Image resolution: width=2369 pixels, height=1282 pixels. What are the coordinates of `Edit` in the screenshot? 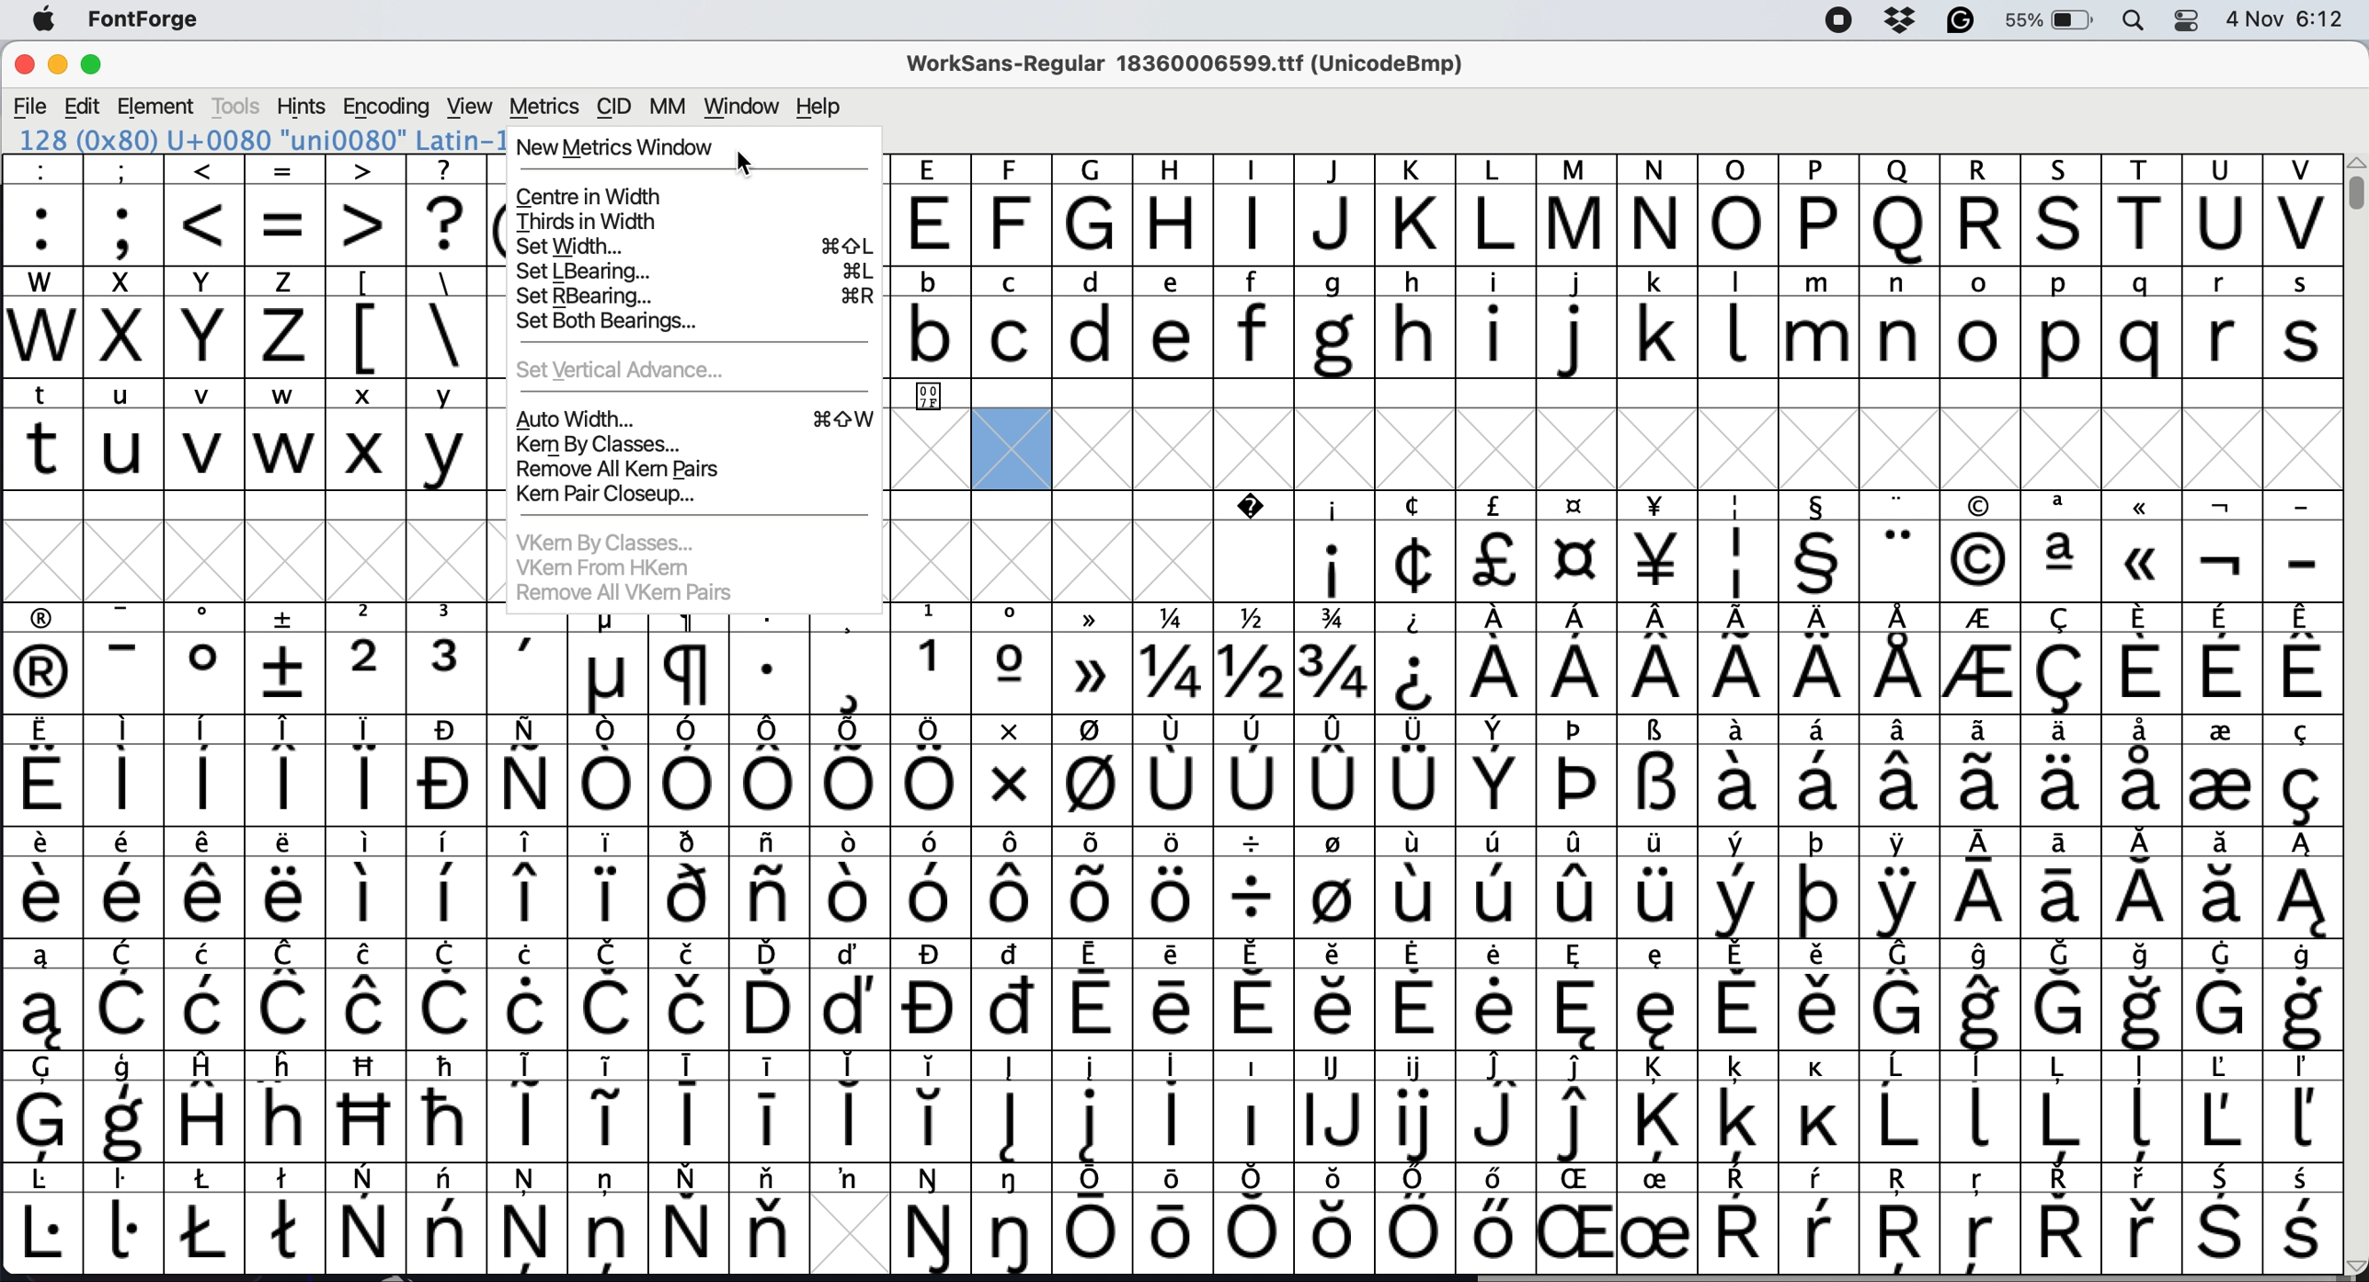 It's located at (87, 107).